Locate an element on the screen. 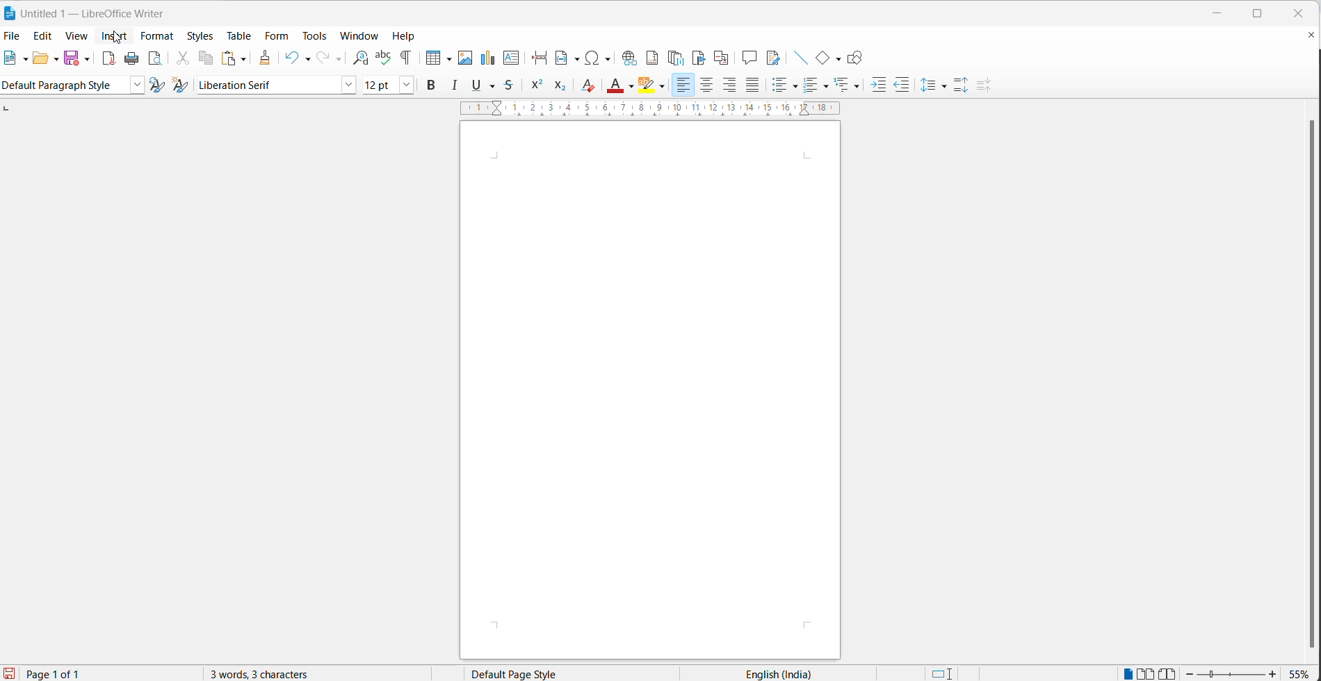  basic shapes is located at coordinates (822, 58).